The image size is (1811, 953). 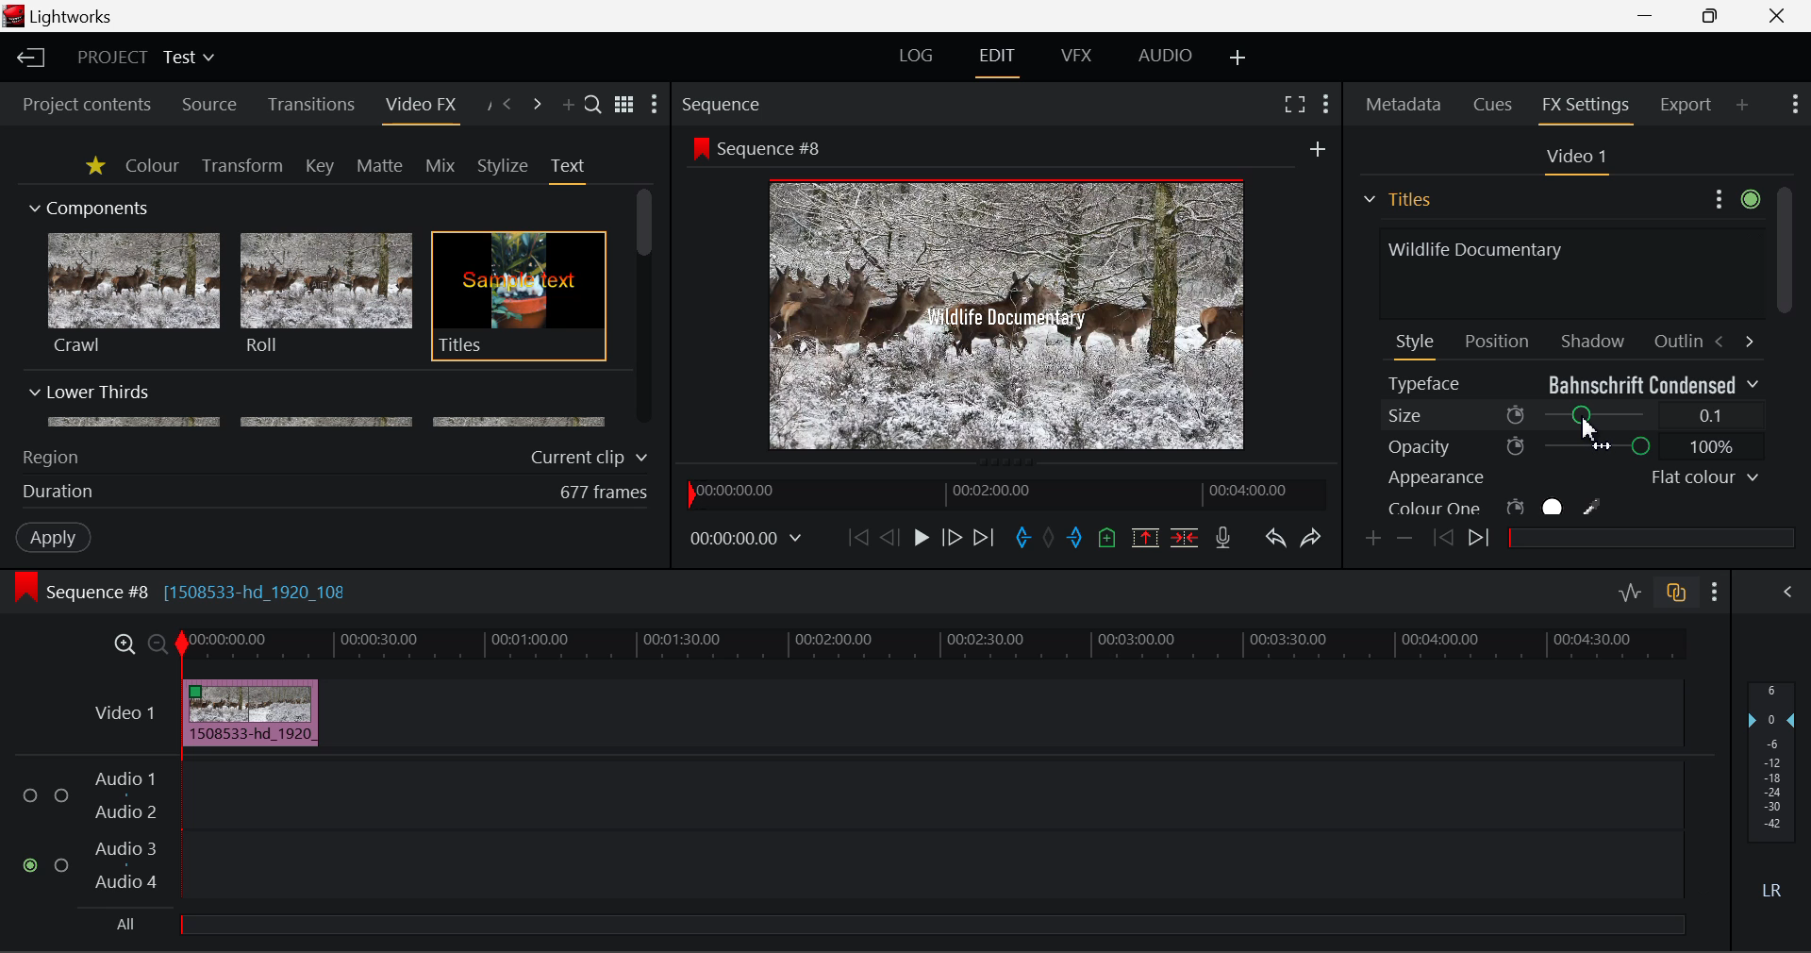 What do you see at coordinates (319, 405) in the screenshot?
I see `Lower Thirds` at bounding box center [319, 405].